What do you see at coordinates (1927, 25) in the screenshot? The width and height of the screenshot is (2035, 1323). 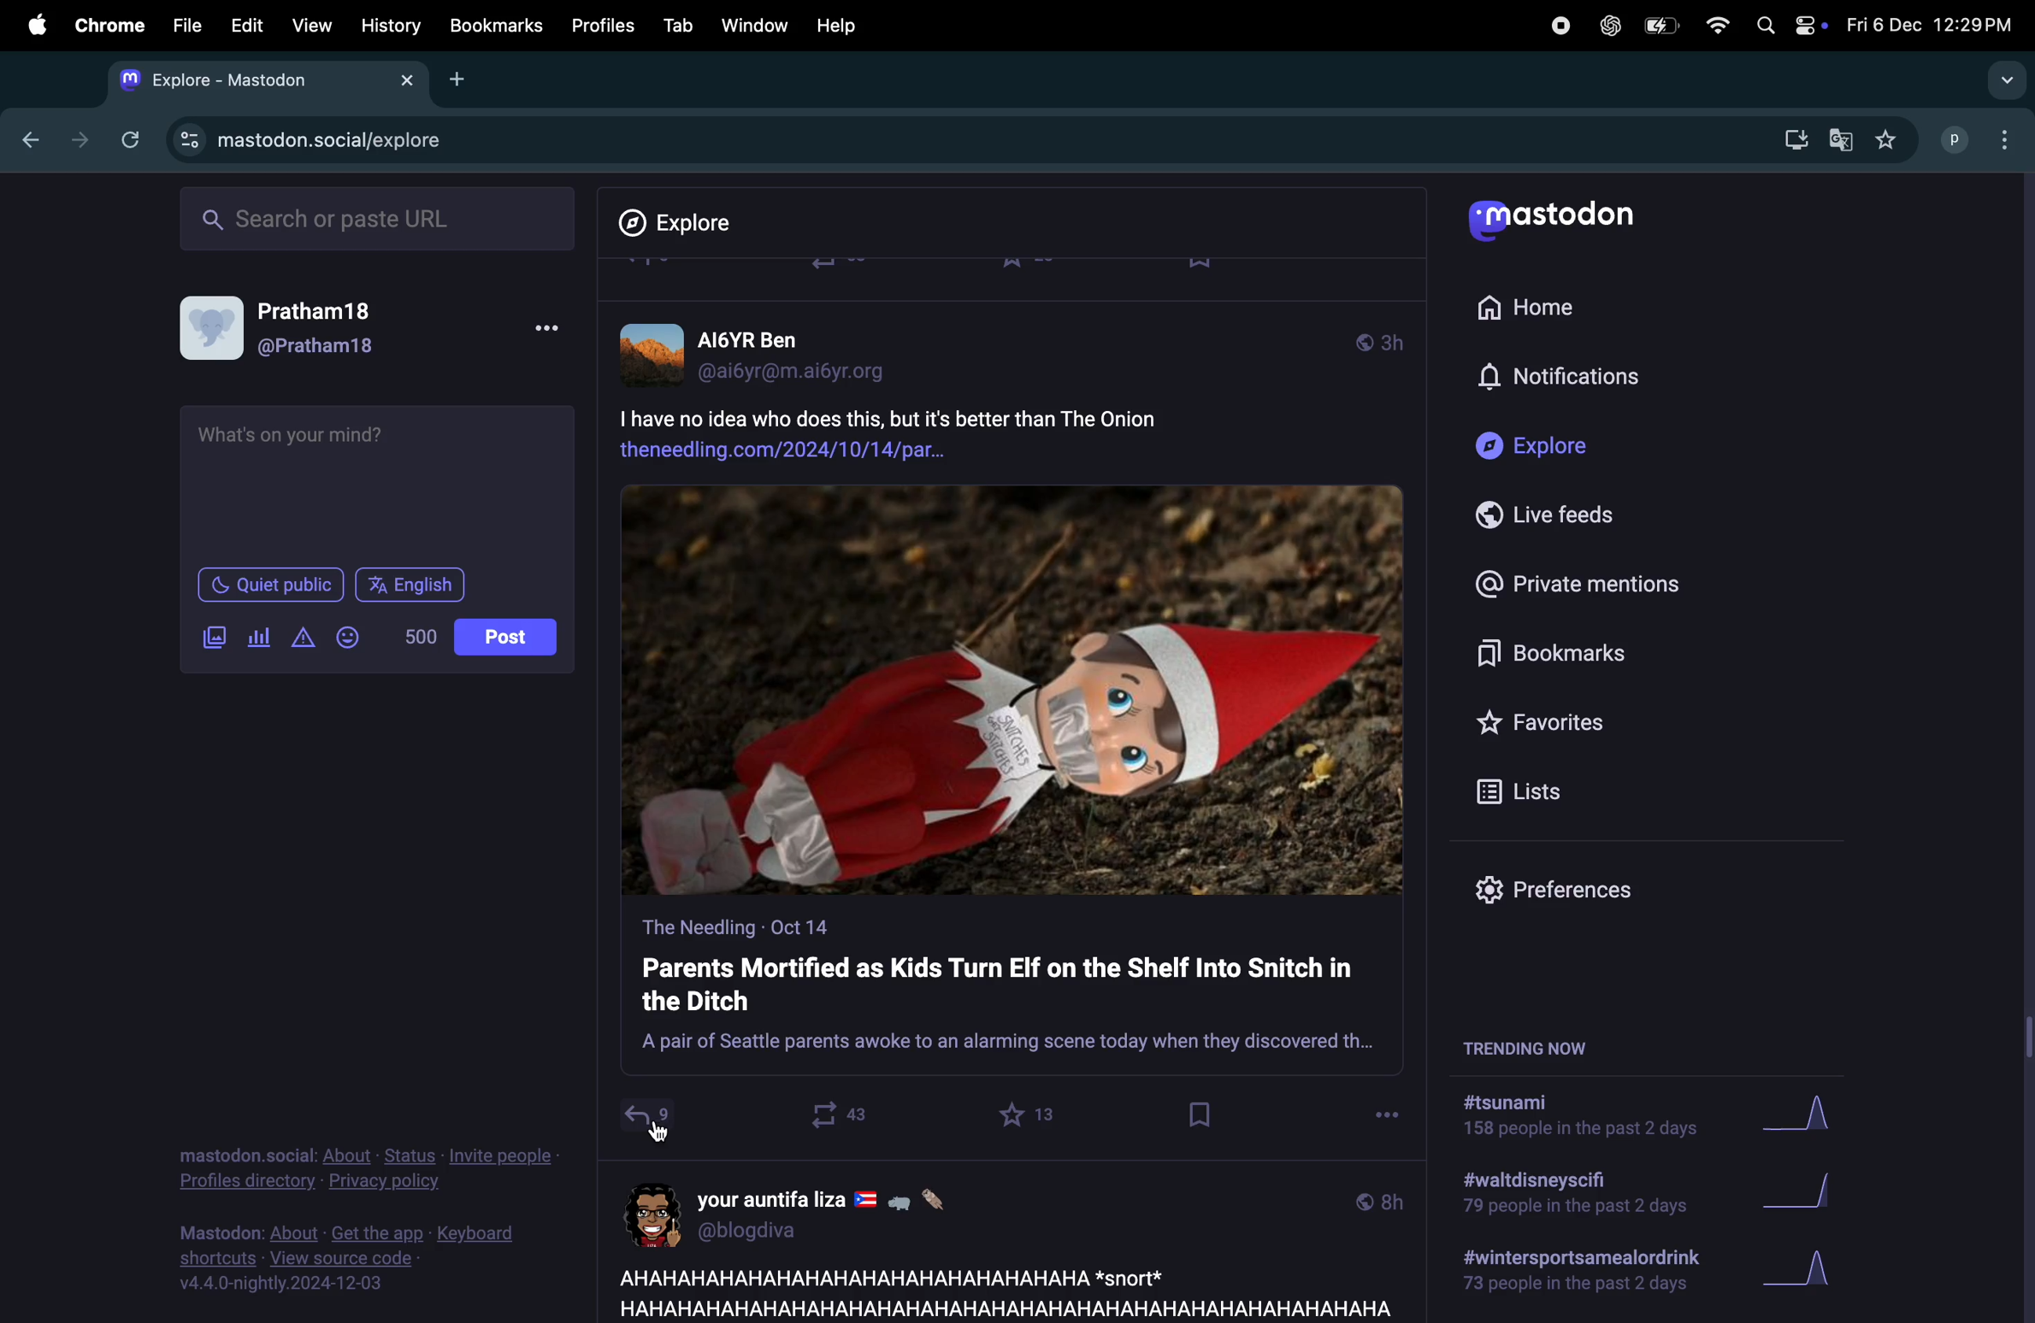 I see `date and time` at bounding box center [1927, 25].